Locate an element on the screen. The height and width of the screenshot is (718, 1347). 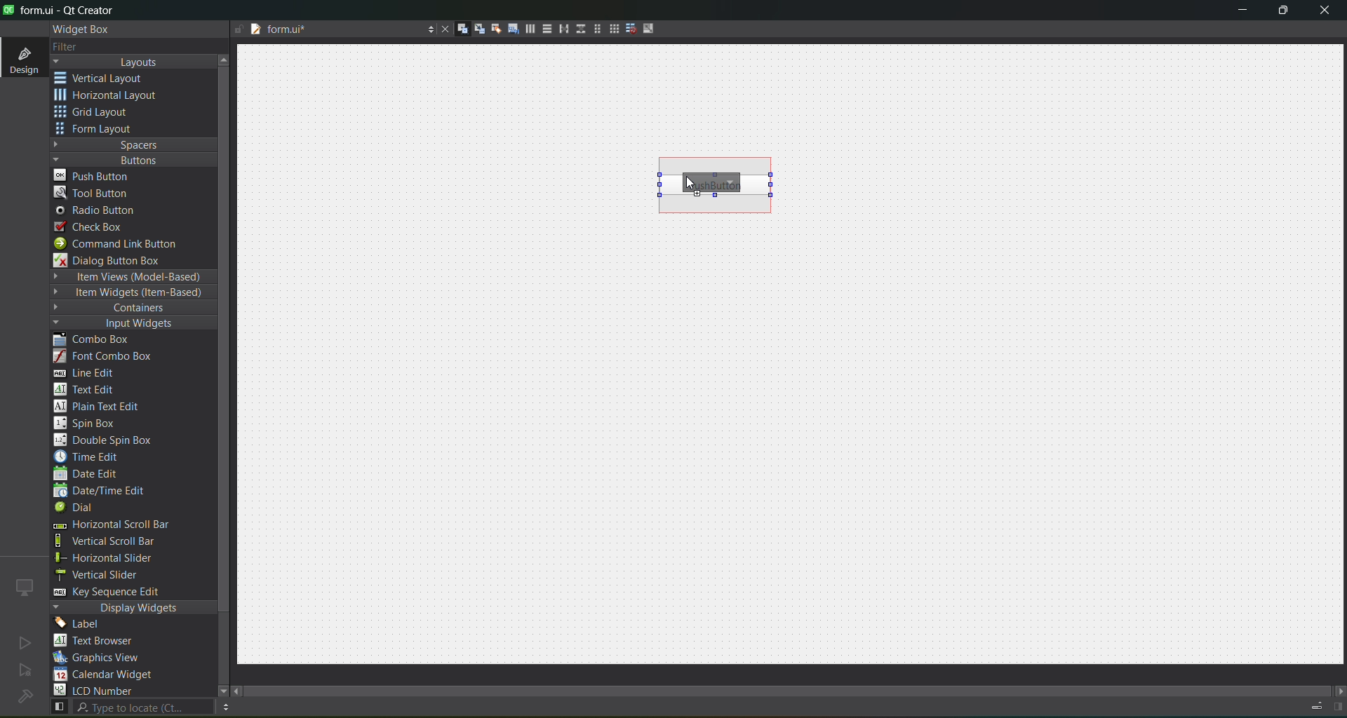
layout horizontally is located at coordinates (525, 31).